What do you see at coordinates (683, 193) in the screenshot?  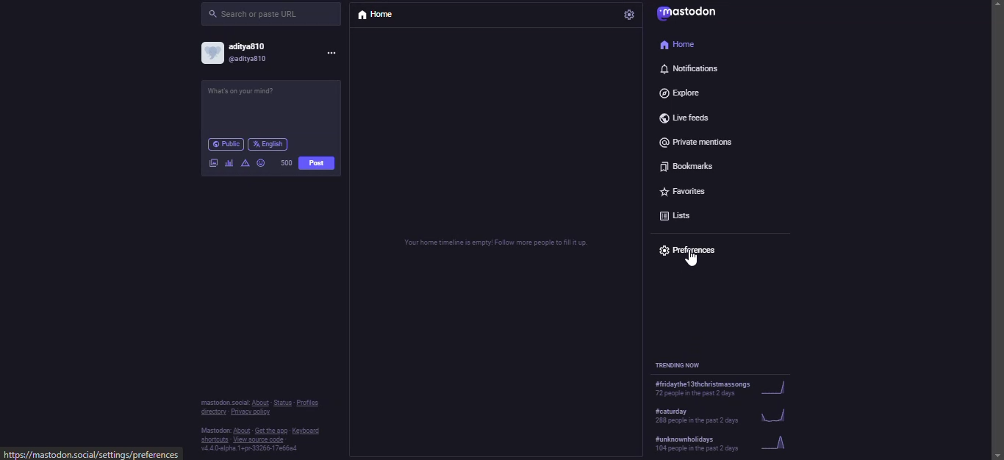 I see `favorites` at bounding box center [683, 193].